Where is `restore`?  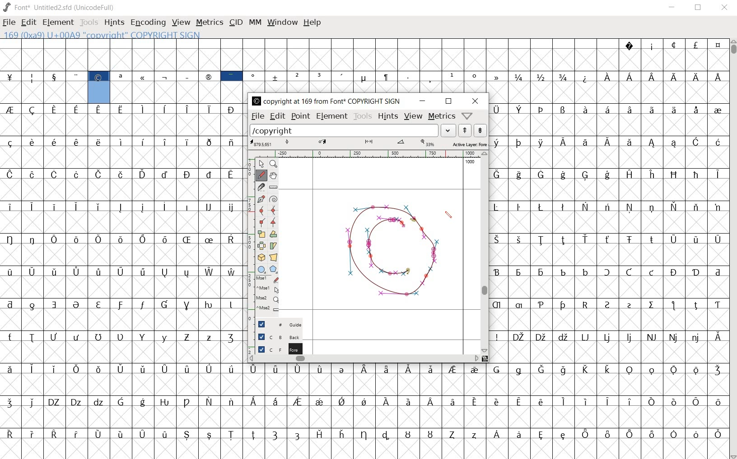
restore is located at coordinates (699, 8).